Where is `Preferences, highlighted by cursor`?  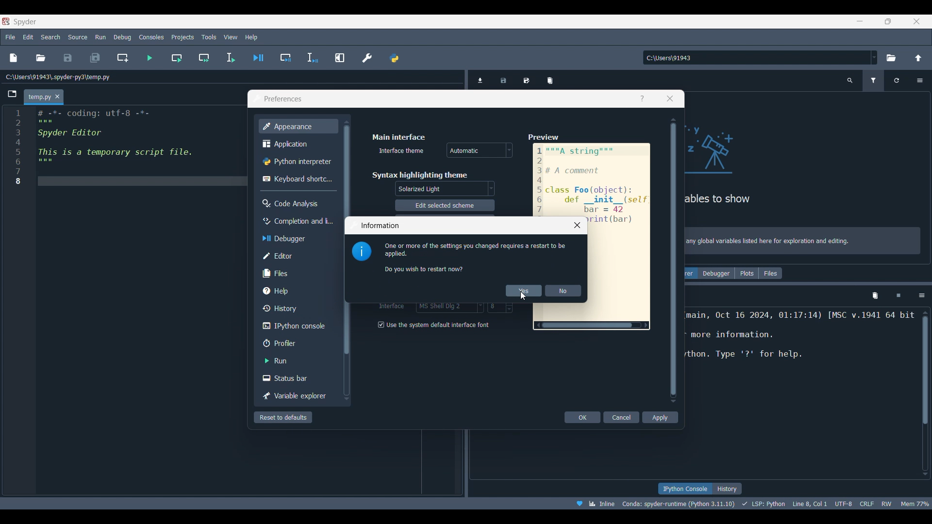
Preferences, highlighted by cursor is located at coordinates (364, 56).